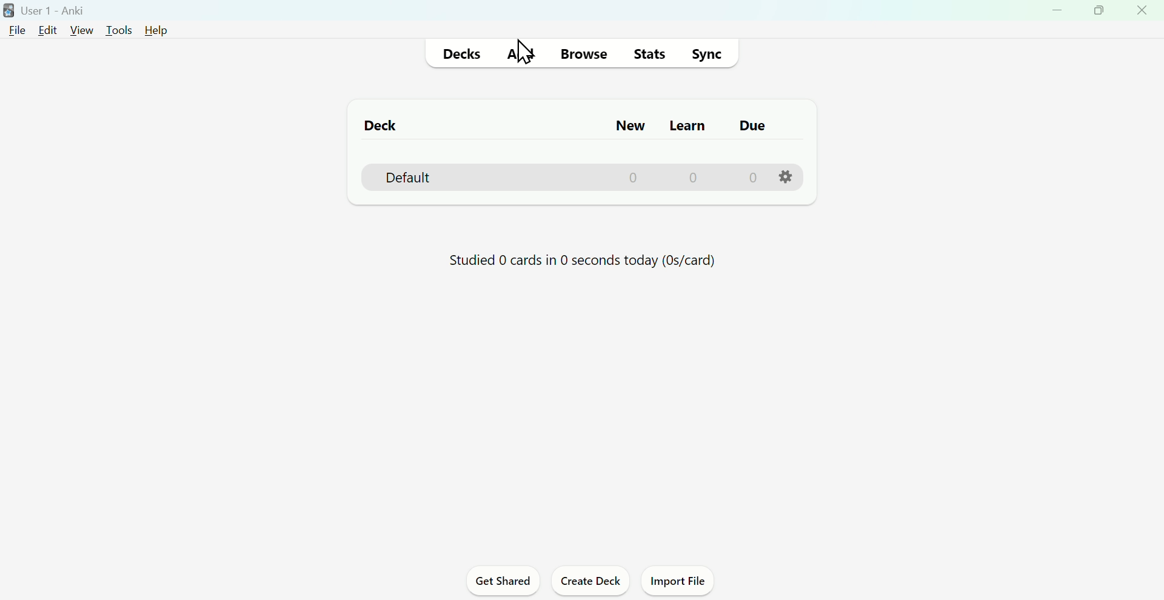 This screenshot has width=1164, height=600. I want to click on Default , so click(579, 178).